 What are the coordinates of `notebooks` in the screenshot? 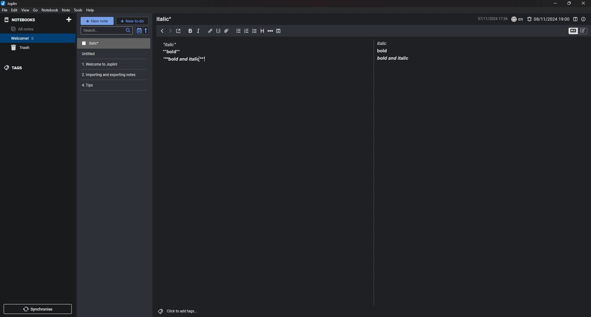 It's located at (22, 20).